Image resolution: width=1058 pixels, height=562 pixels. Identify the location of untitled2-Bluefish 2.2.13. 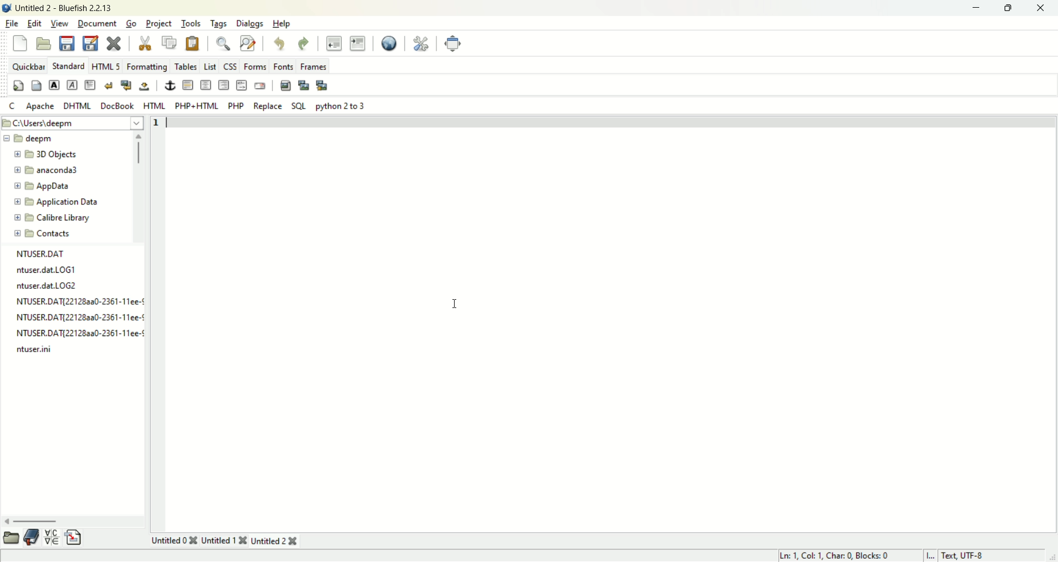
(63, 7).